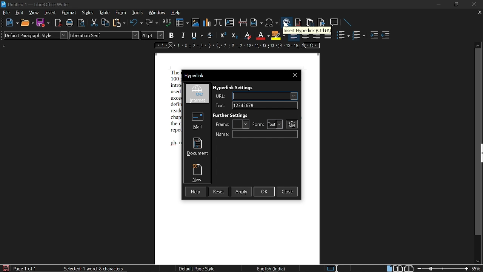  Describe the element at coordinates (49, 13) in the screenshot. I see `insert` at that location.